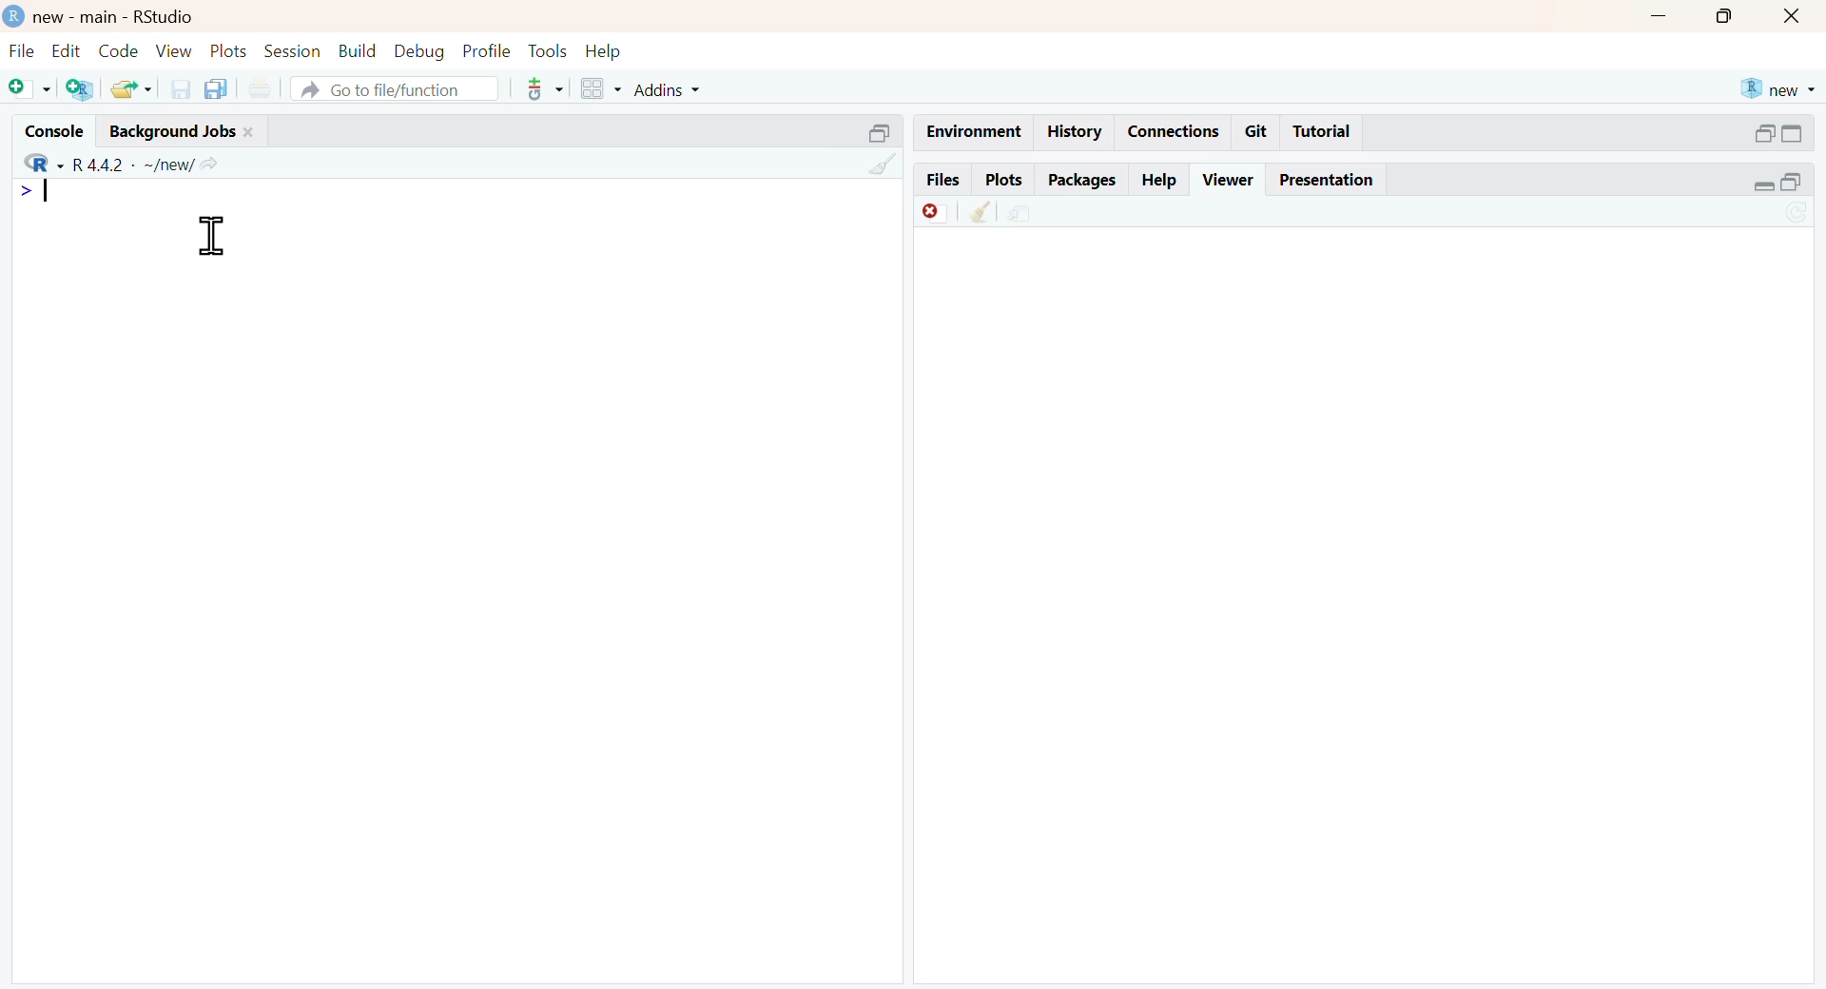 The height and width of the screenshot is (989, 1826). What do you see at coordinates (22, 50) in the screenshot?
I see `file` at bounding box center [22, 50].